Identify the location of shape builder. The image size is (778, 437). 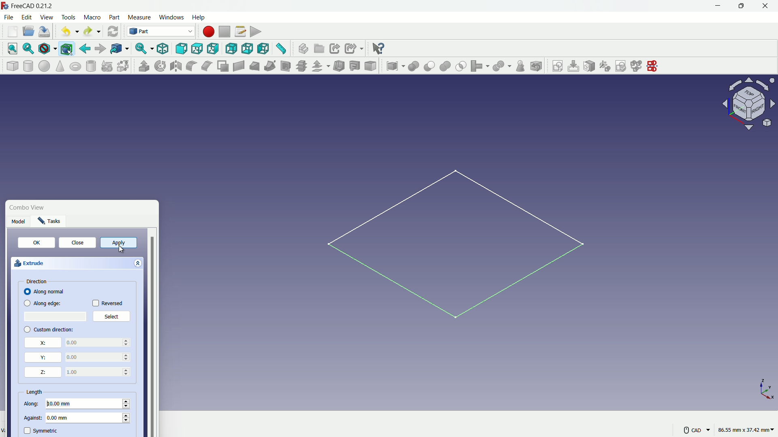
(123, 66).